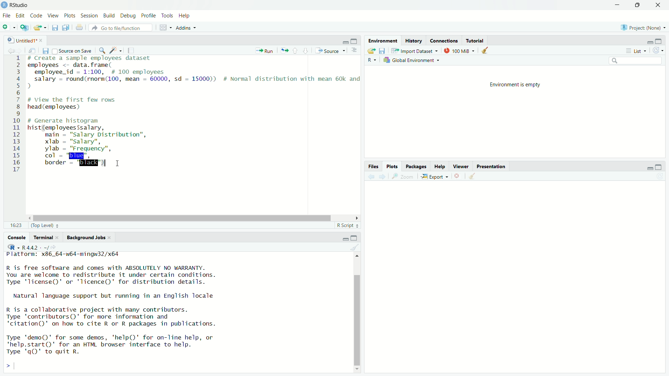 This screenshot has width=669, height=376. What do you see at coordinates (53, 16) in the screenshot?
I see `View` at bounding box center [53, 16].